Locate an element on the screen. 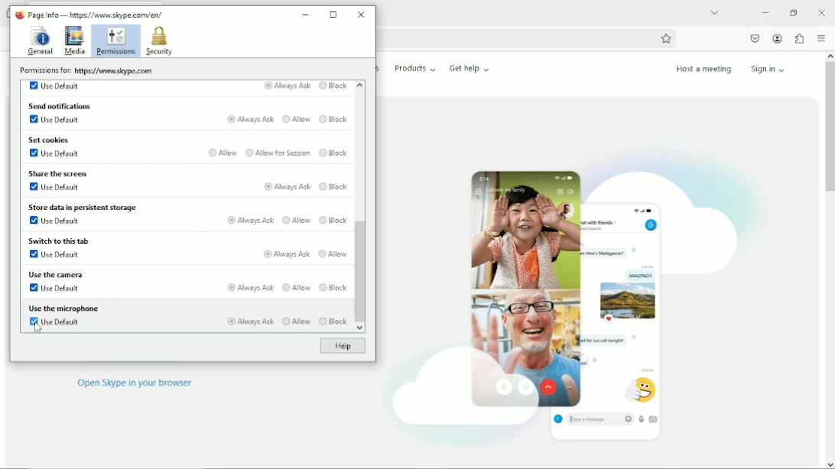 This screenshot has height=469, width=835. Use default is located at coordinates (53, 254).